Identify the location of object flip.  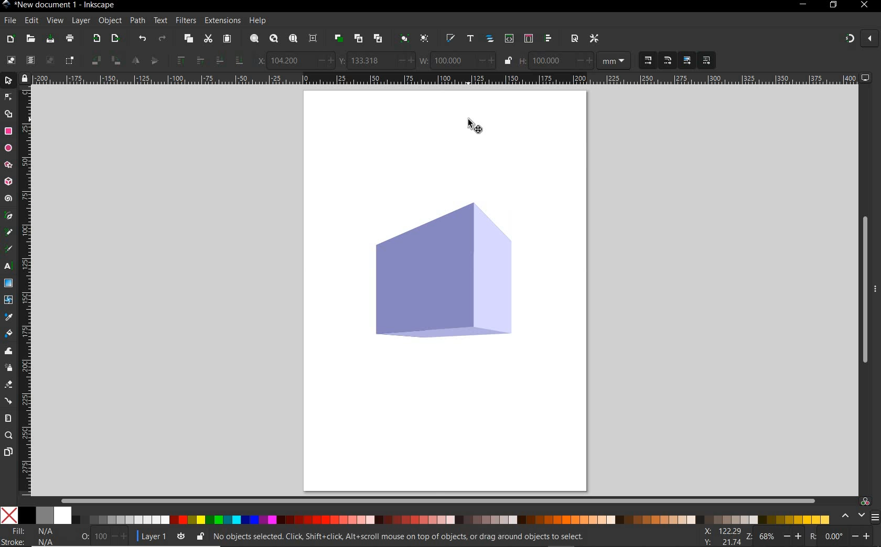
(134, 61).